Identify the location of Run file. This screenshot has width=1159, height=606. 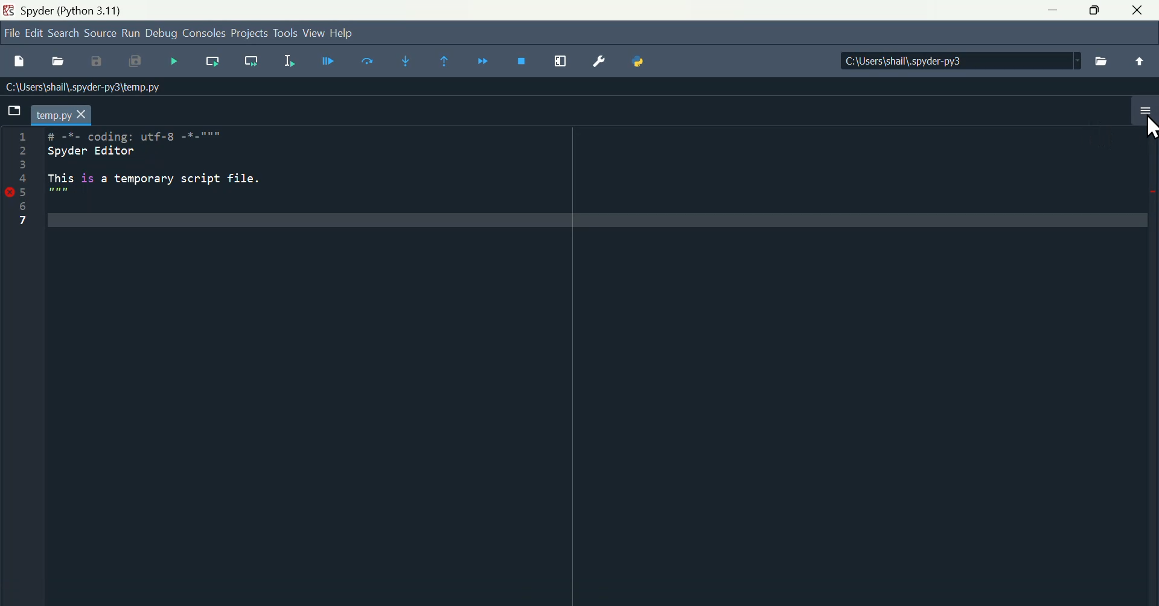
(327, 65).